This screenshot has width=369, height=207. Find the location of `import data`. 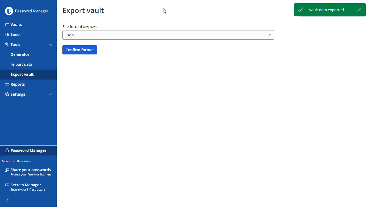

import data is located at coordinates (22, 65).